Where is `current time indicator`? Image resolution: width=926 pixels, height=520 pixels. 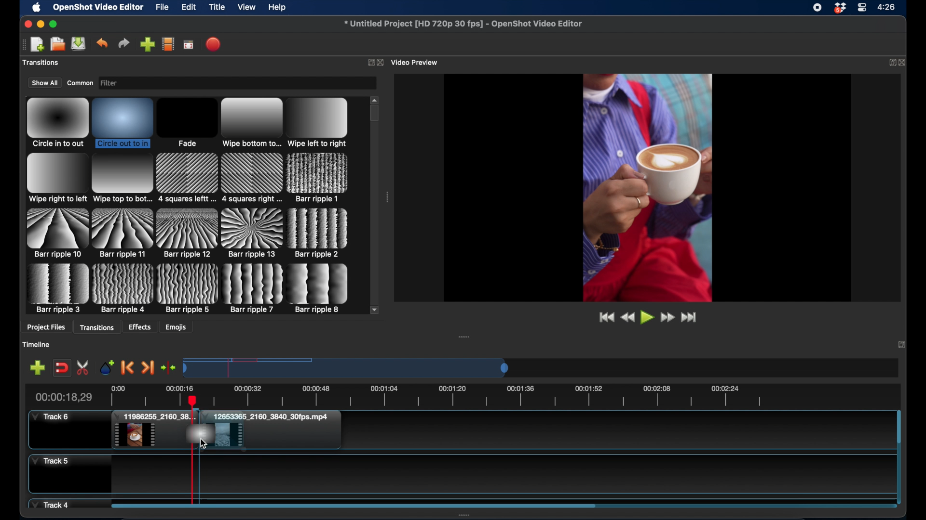 current time indicator is located at coordinates (63, 397).